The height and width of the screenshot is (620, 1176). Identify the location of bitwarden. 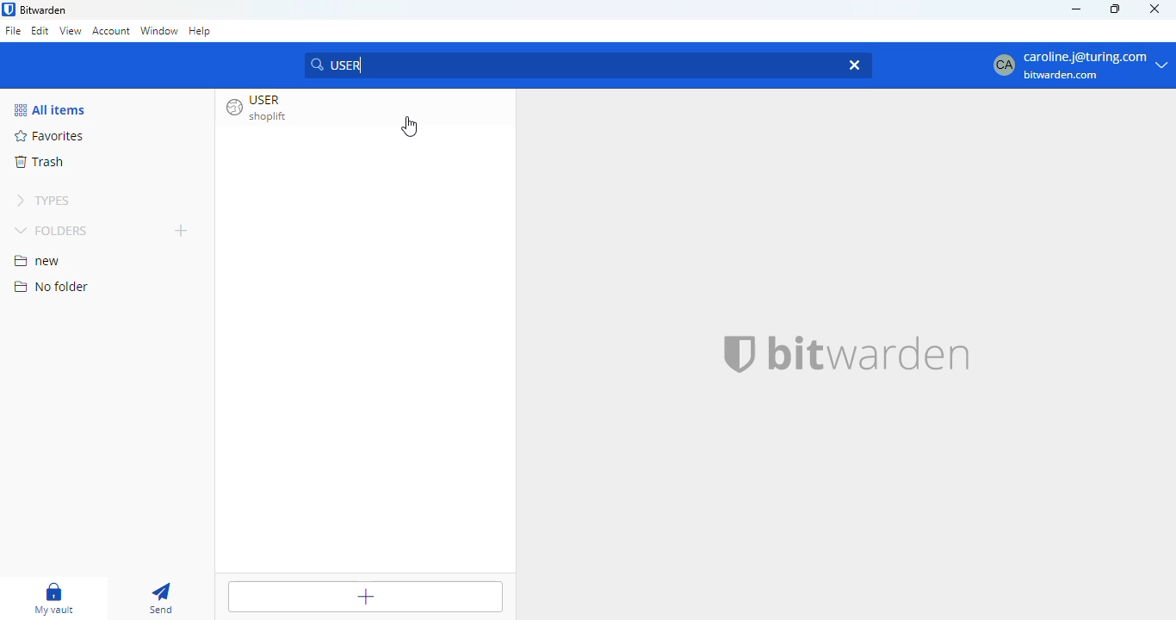
(44, 9).